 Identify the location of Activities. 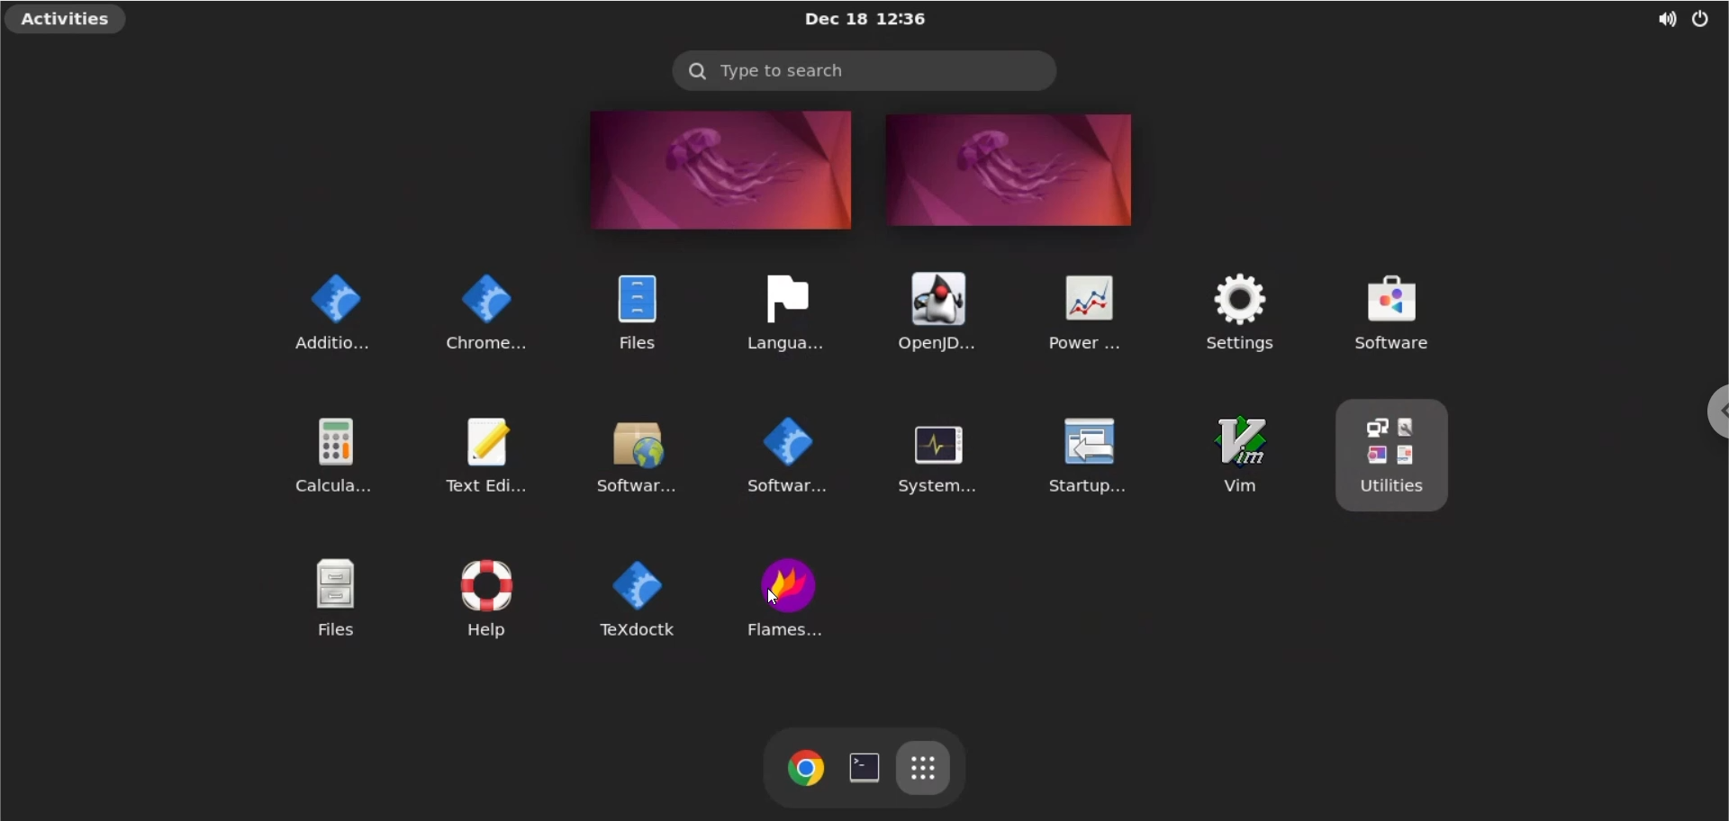
(68, 21).